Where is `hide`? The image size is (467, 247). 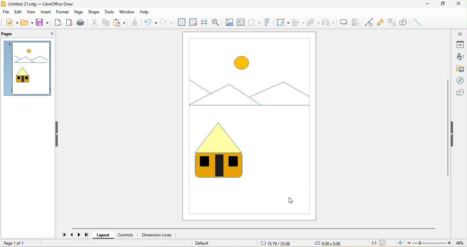
hide is located at coordinates (454, 135).